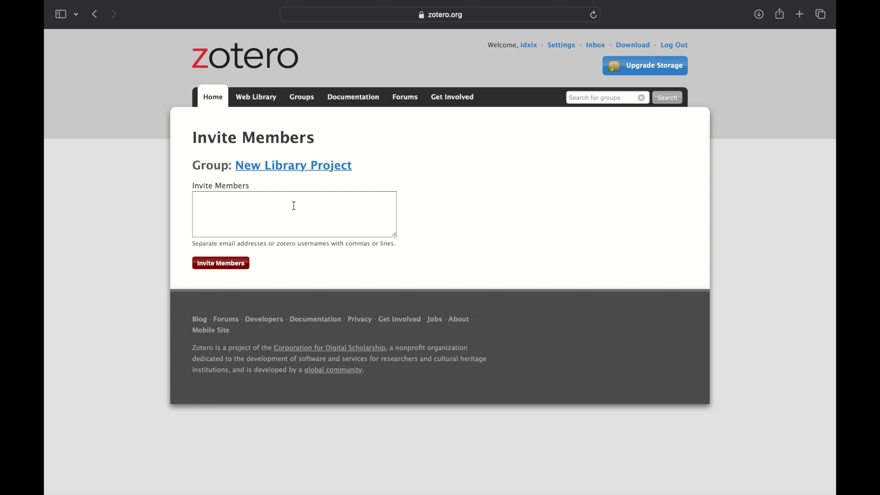  What do you see at coordinates (77, 14) in the screenshot?
I see `tab group picker` at bounding box center [77, 14].